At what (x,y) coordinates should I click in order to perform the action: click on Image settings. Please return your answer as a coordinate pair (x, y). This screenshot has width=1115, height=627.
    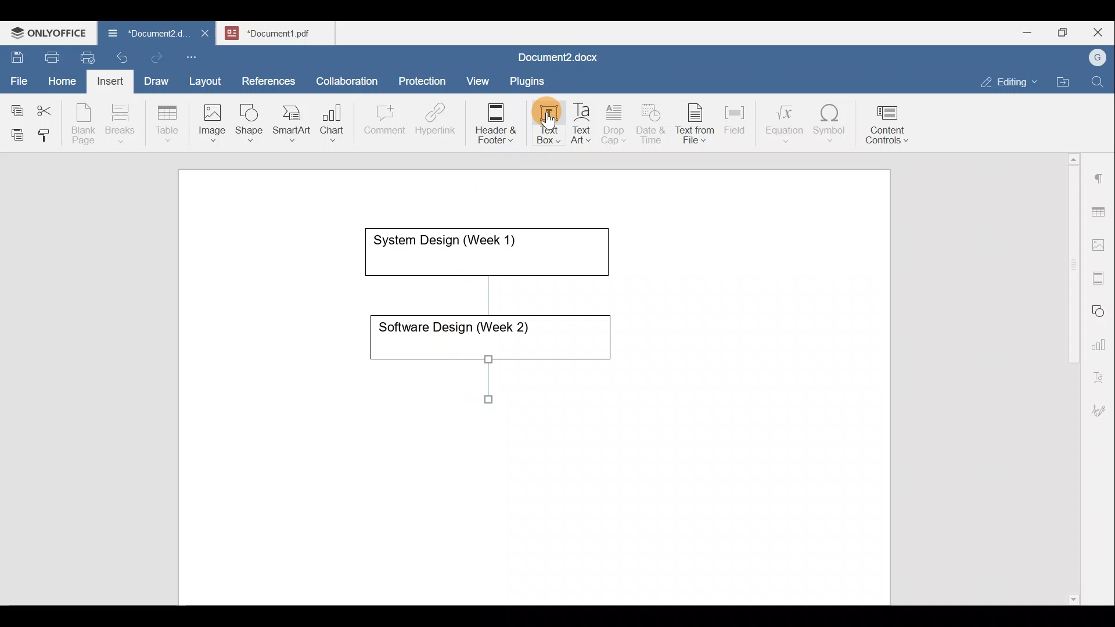
    Looking at the image, I should click on (1100, 244).